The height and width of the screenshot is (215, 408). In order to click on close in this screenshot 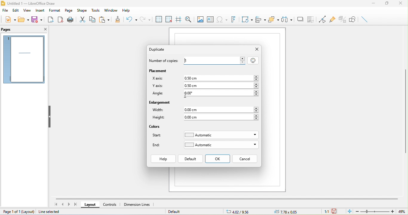, I will do `click(44, 30)`.